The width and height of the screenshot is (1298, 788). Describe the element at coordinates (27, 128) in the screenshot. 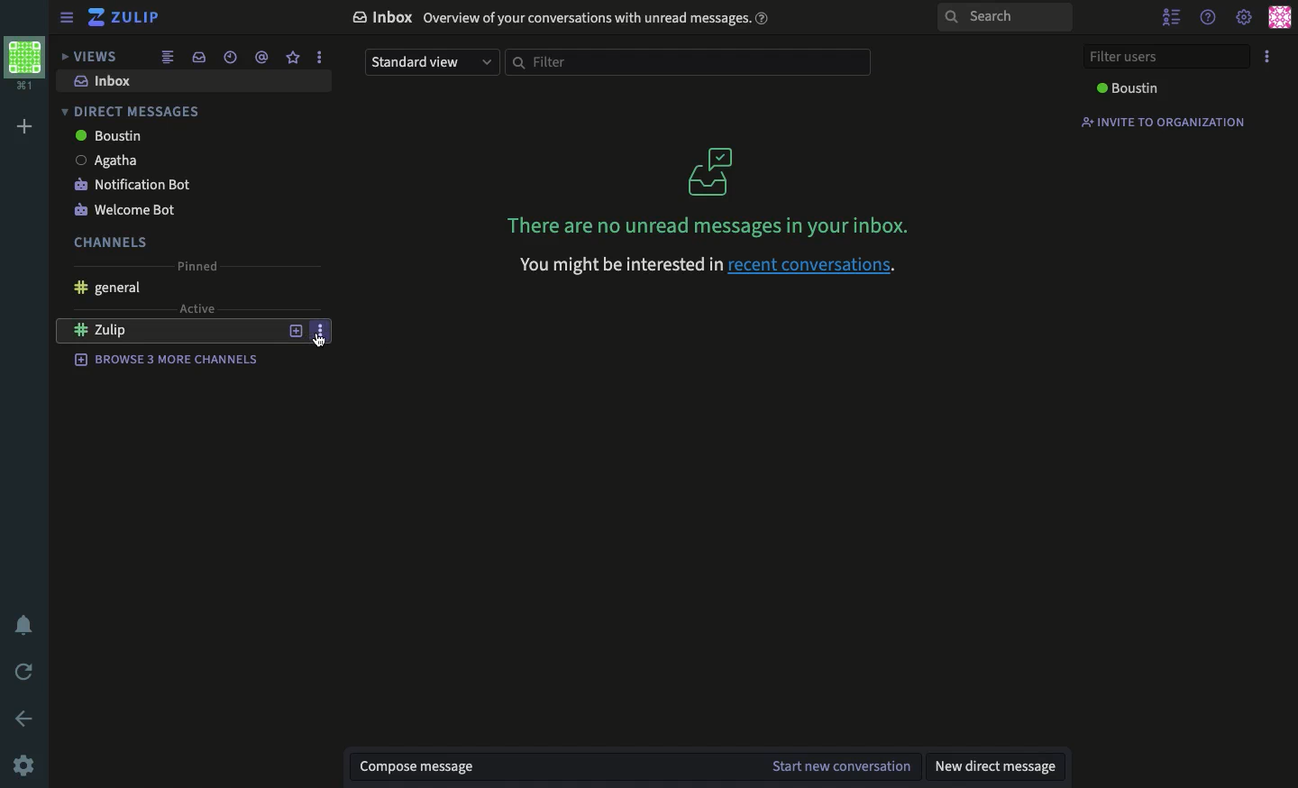

I see `add workspace` at that location.